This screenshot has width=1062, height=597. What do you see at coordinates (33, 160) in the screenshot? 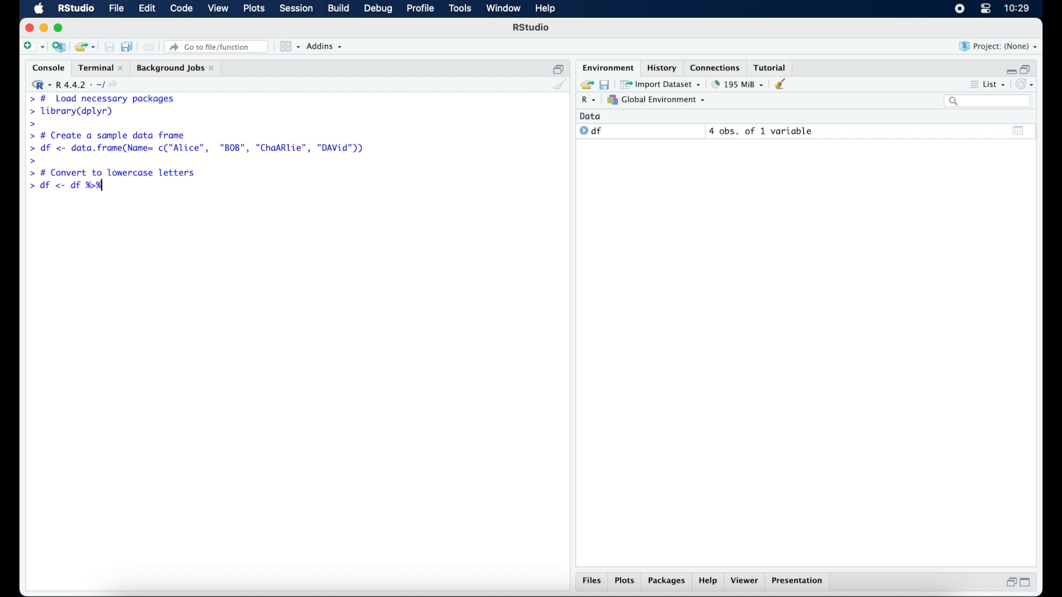
I see `command prompt` at bounding box center [33, 160].